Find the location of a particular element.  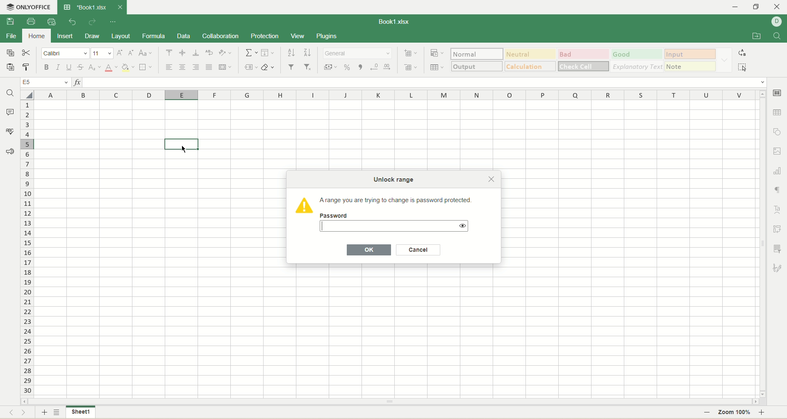

align bottom is located at coordinates (196, 53).